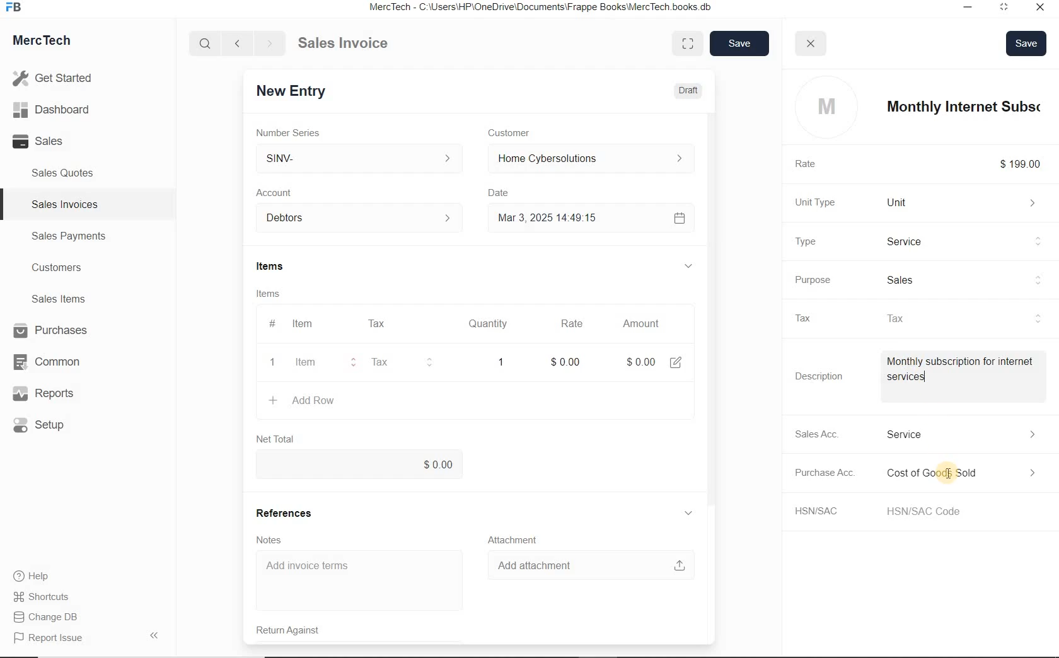  What do you see at coordinates (689, 513) in the screenshot?
I see `hide sub menu` at bounding box center [689, 513].